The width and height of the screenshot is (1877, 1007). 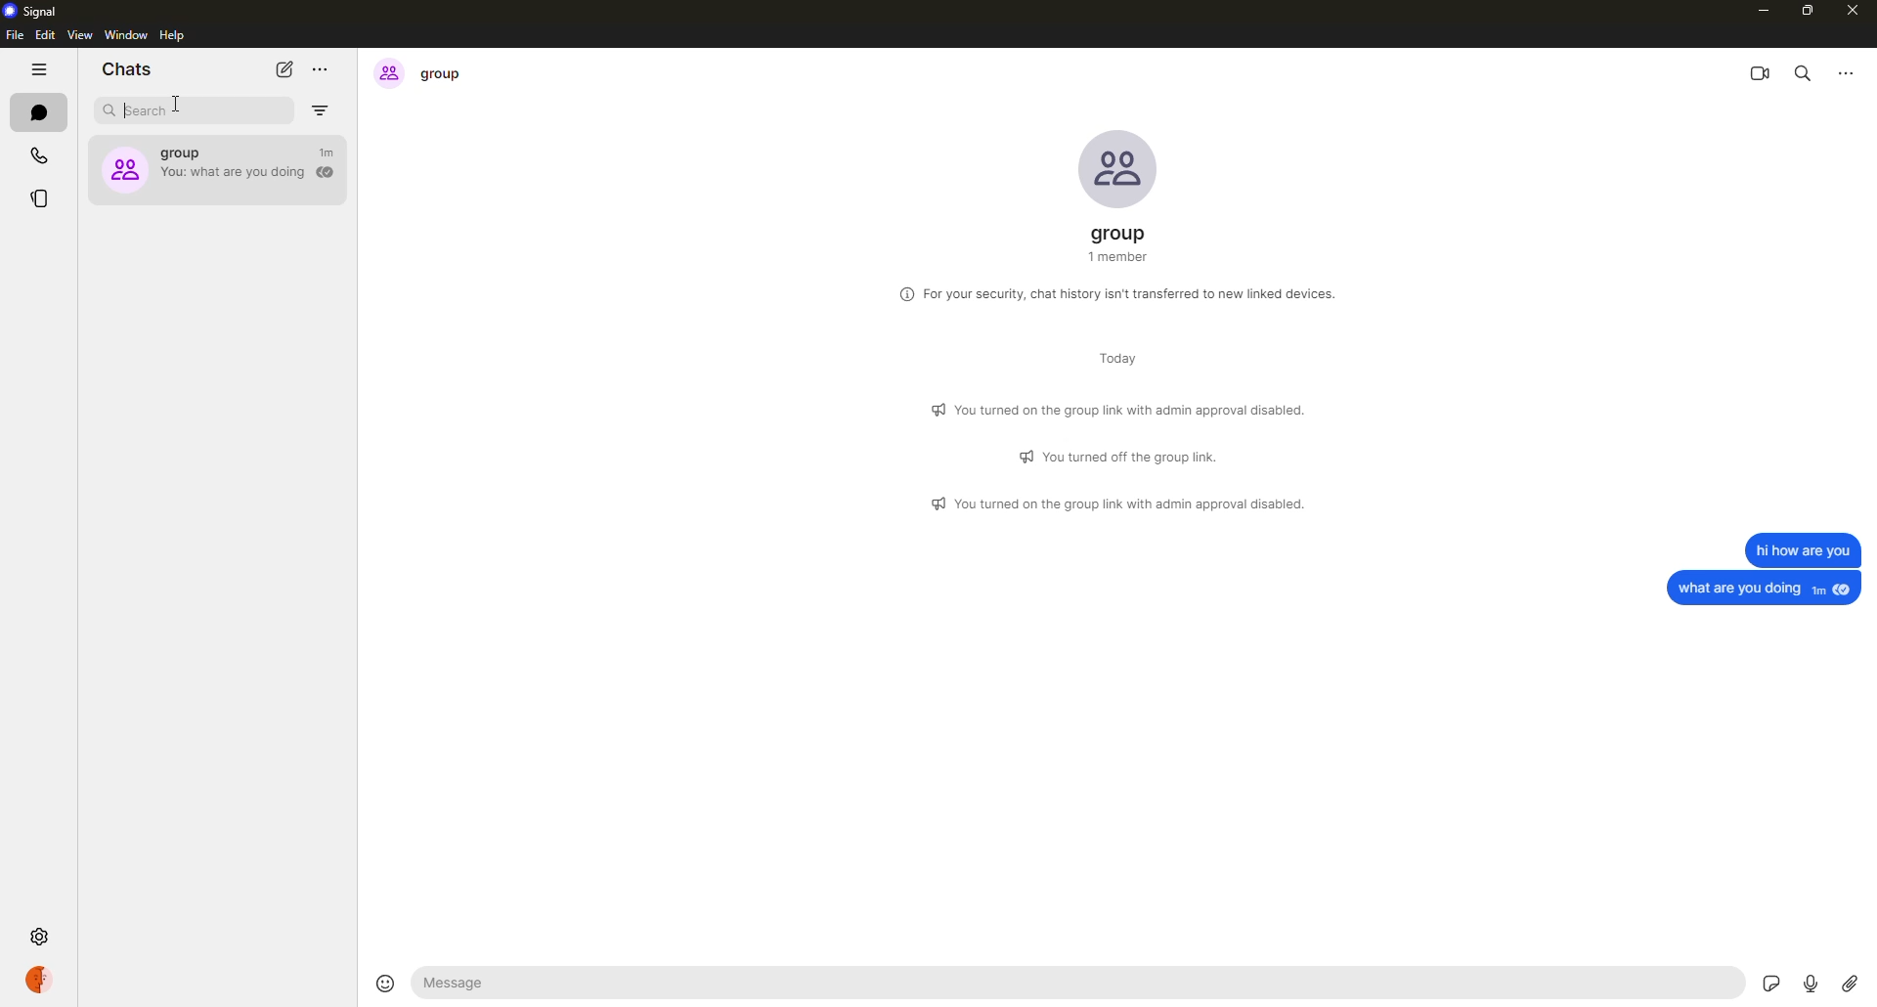 What do you see at coordinates (148, 110) in the screenshot?
I see `search` at bounding box center [148, 110].